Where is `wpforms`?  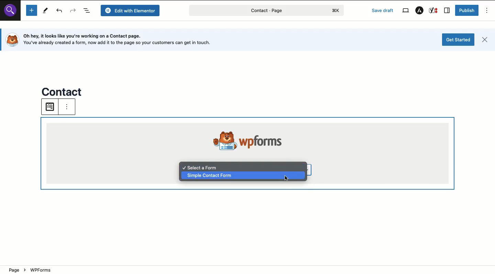
wpforms is located at coordinates (267, 140).